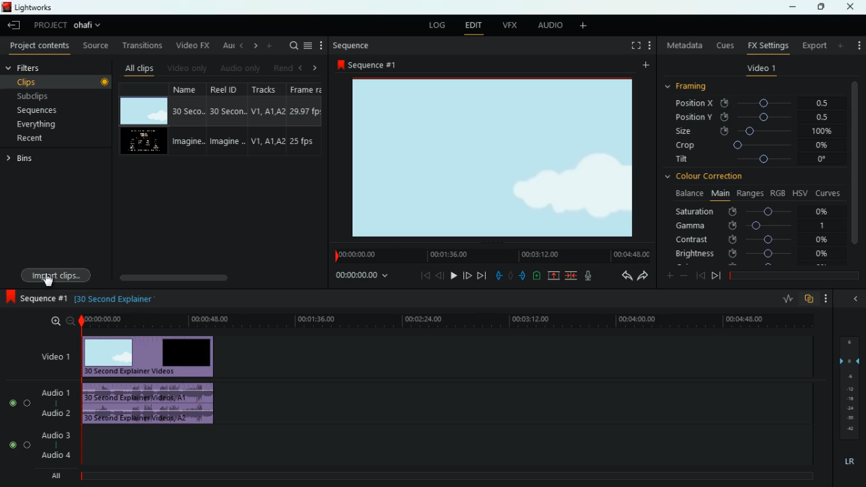  I want to click on audio, so click(548, 26).